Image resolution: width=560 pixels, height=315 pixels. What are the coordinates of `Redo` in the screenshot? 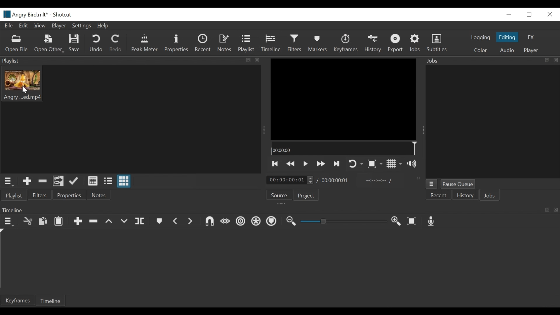 It's located at (115, 43).